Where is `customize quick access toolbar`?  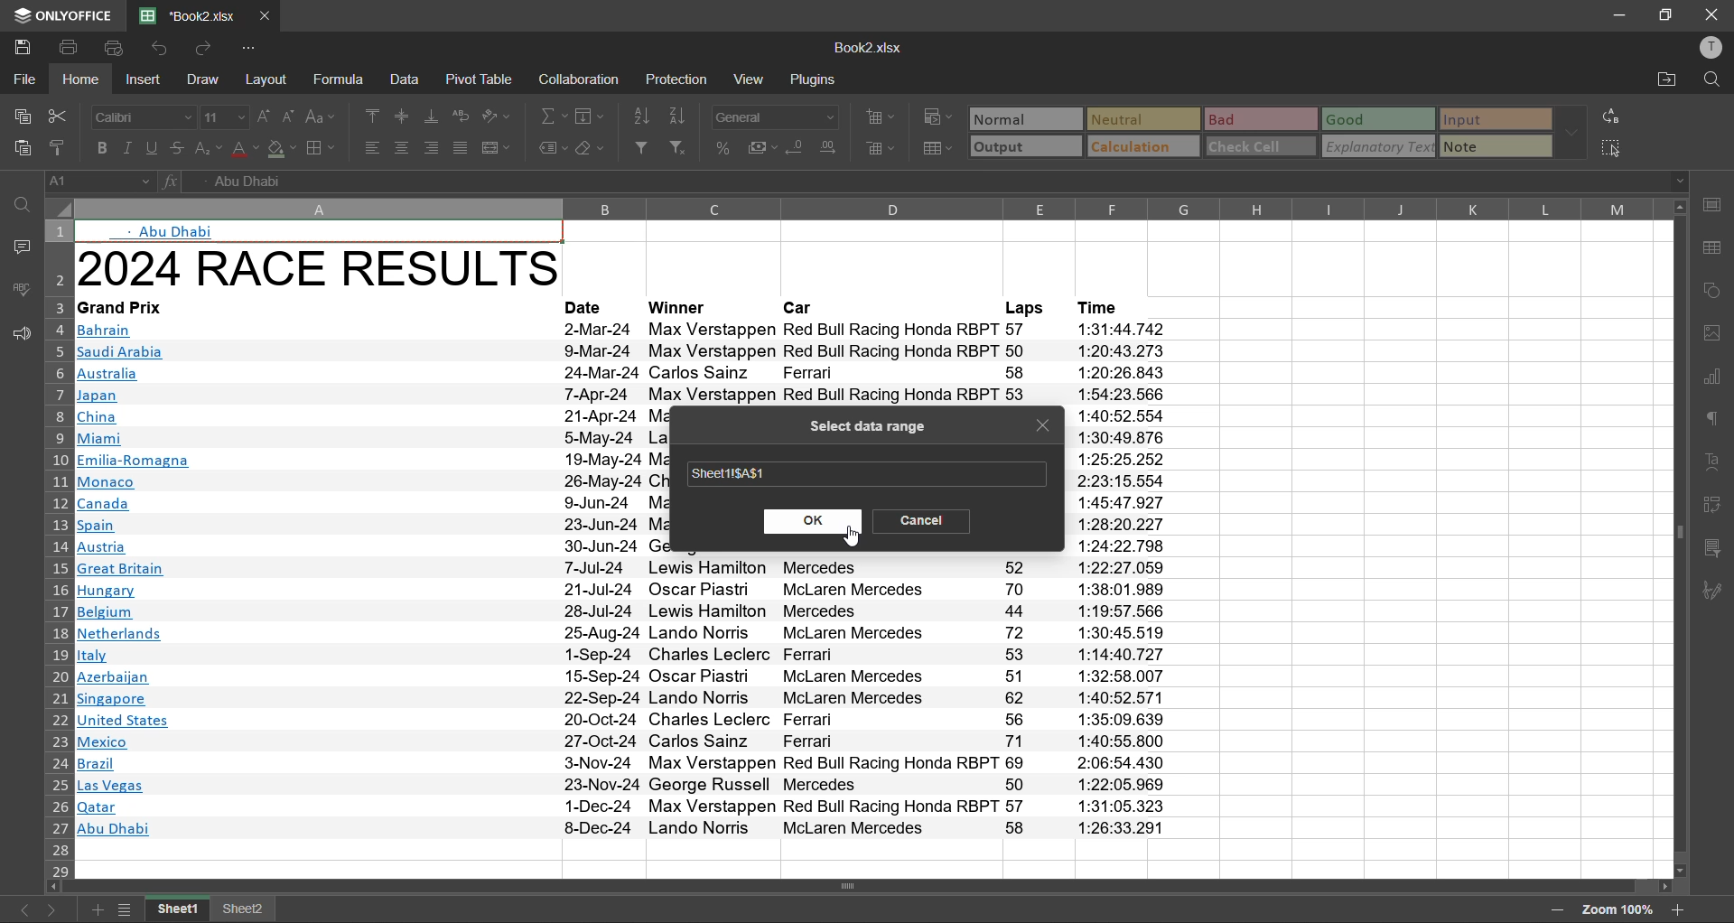 customize quick access toolbar is located at coordinates (247, 51).